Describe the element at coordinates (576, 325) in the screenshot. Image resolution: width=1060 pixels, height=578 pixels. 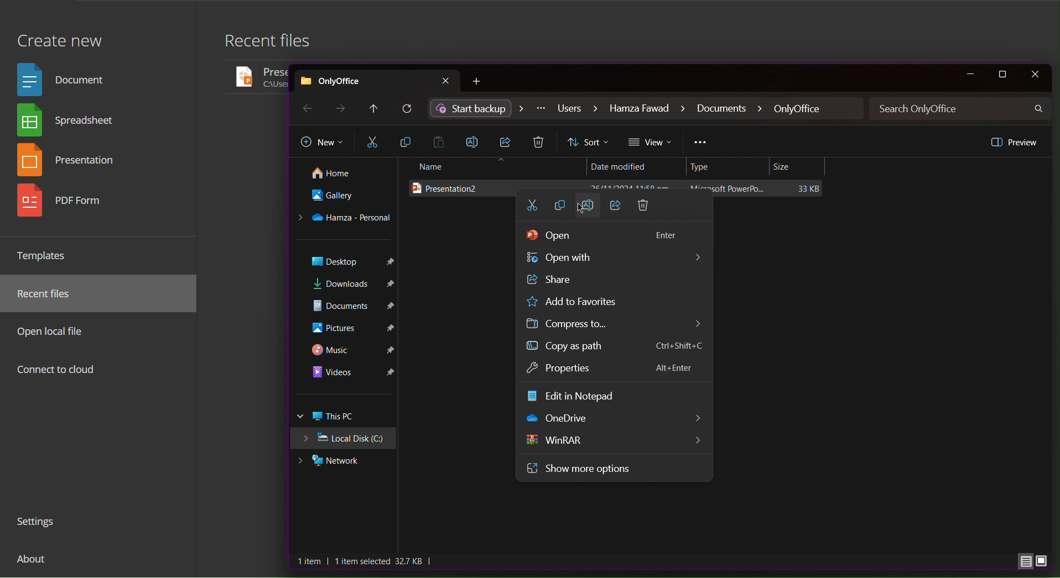
I see `Compress to` at that location.